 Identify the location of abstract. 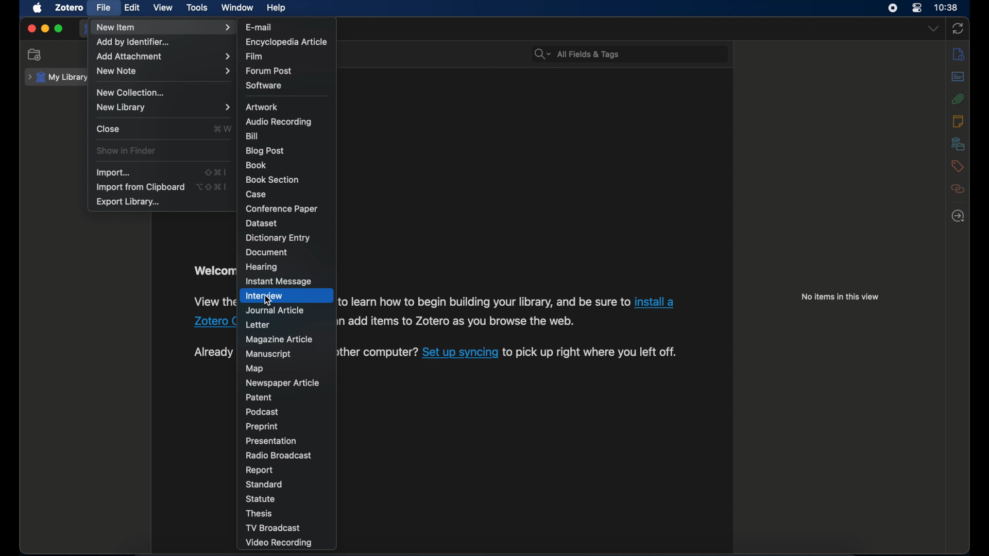
(958, 77).